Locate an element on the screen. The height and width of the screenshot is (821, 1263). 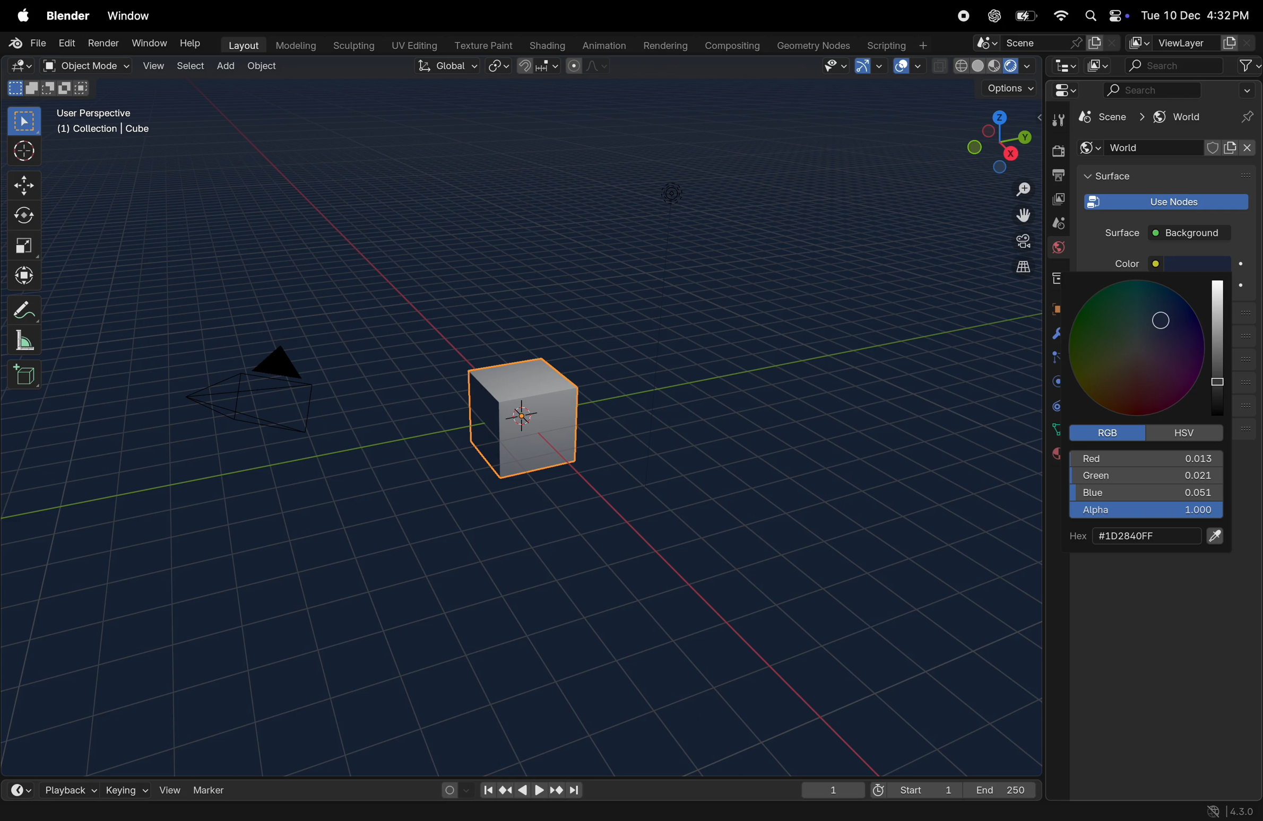
red is located at coordinates (1152, 459).